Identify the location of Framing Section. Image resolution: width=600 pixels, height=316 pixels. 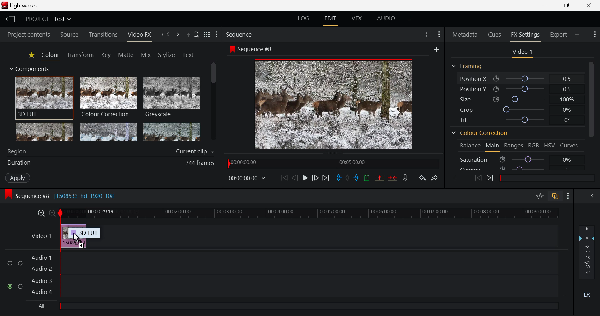
(466, 66).